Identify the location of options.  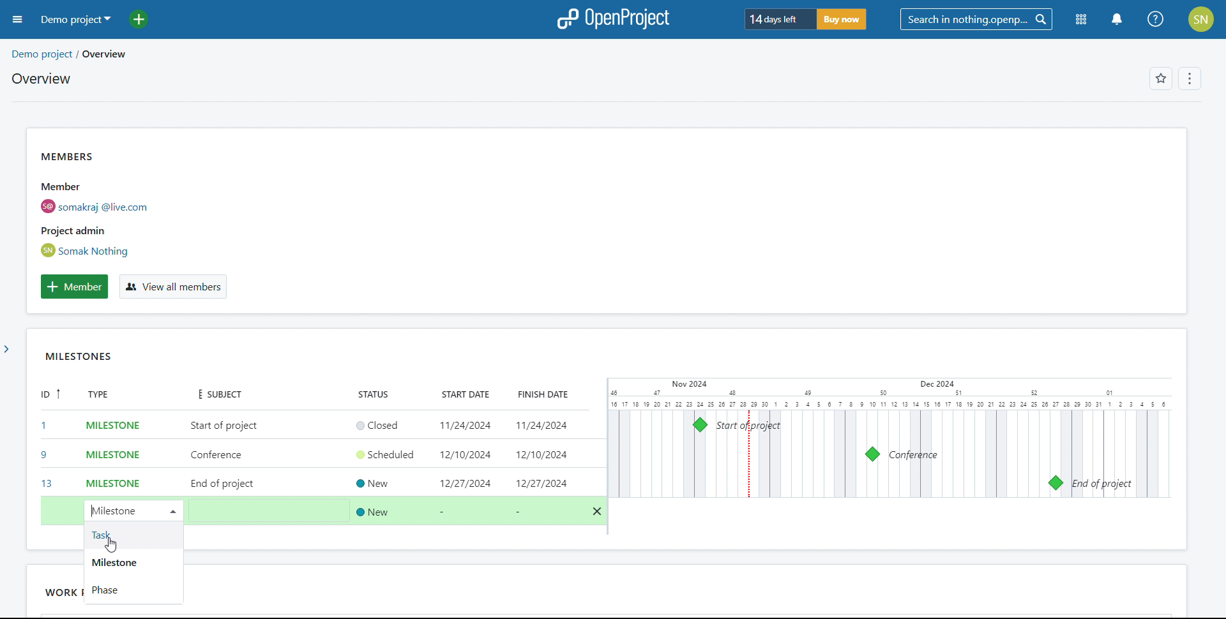
(1188, 80).